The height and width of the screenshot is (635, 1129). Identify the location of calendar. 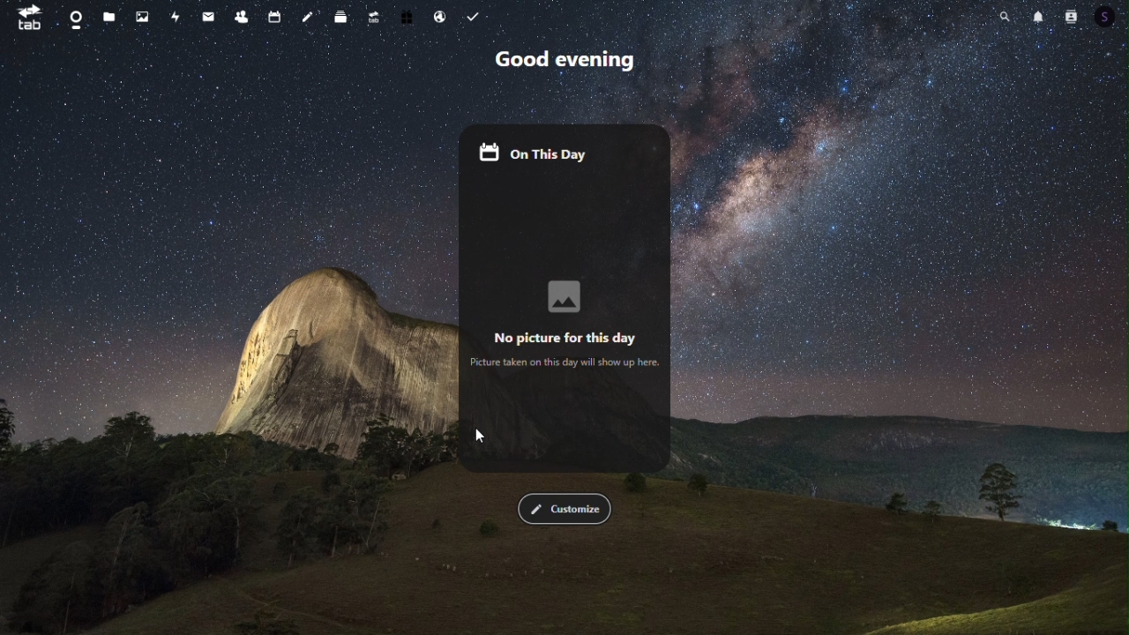
(276, 15).